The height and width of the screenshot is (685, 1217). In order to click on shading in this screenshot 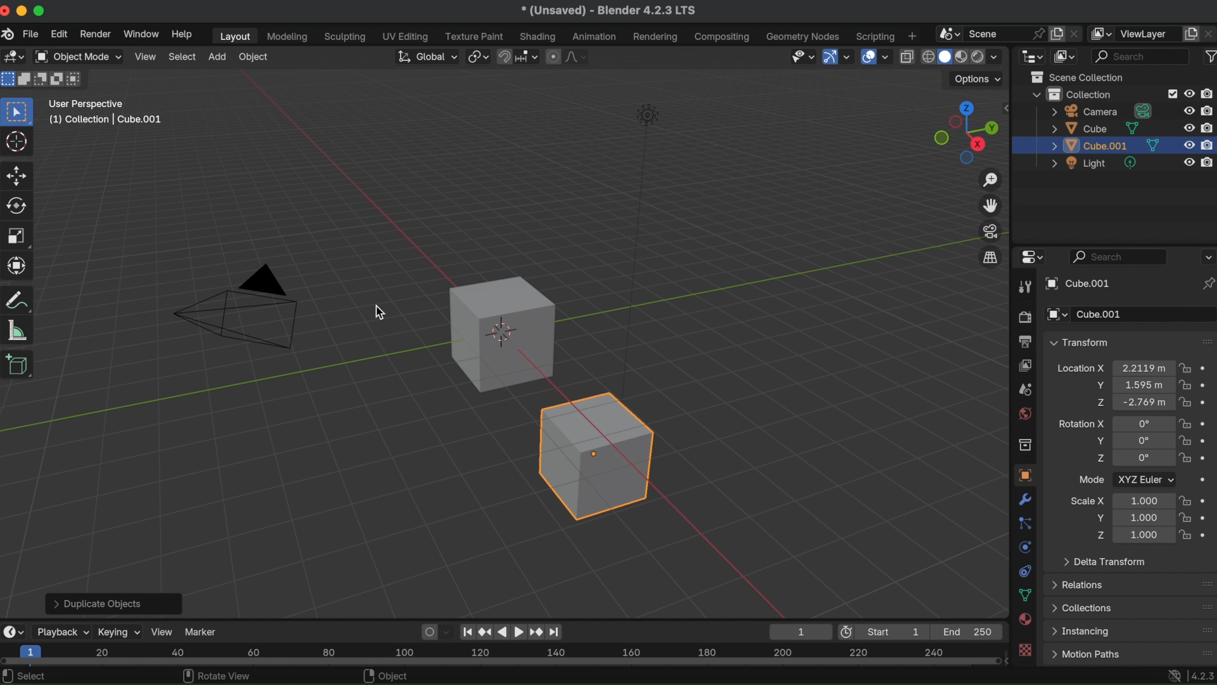, I will do `click(1000, 56)`.